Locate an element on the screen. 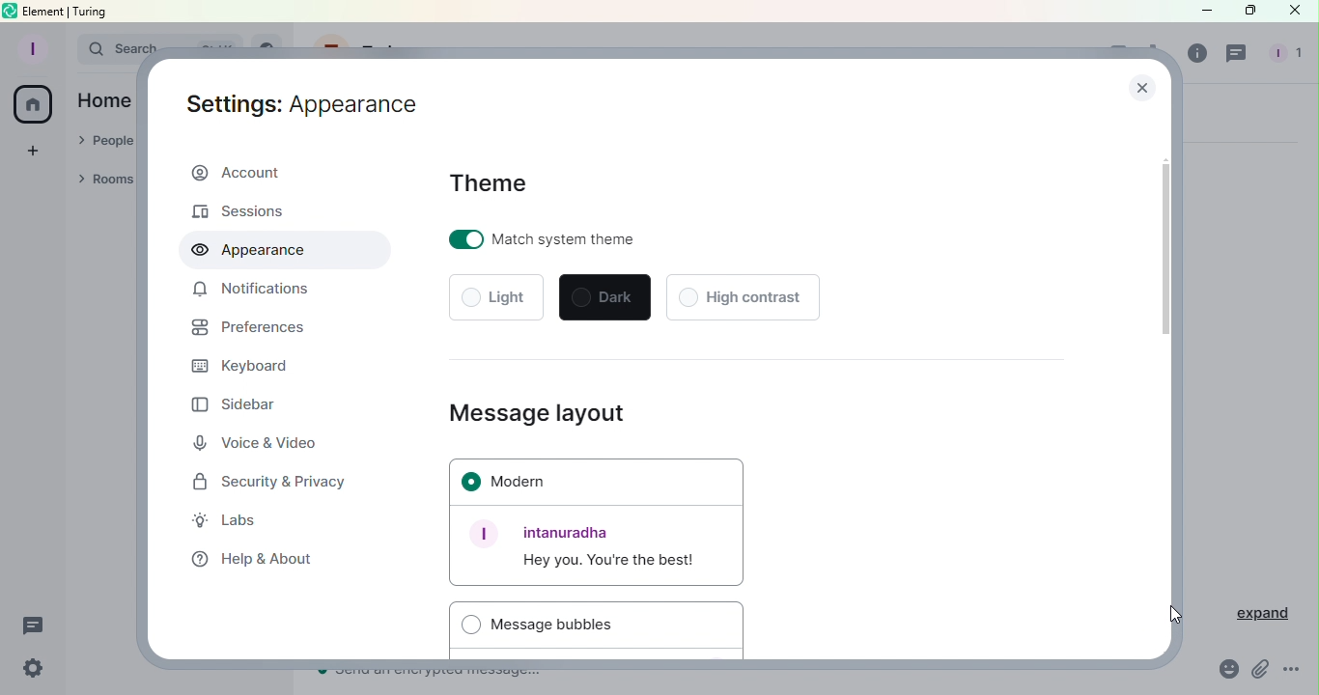 The width and height of the screenshot is (1319, 695). Close is located at coordinates (1143, 92).